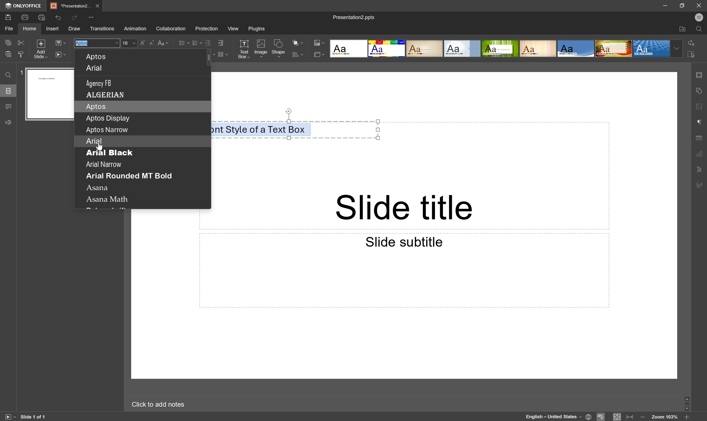  I want to click on Shape settings, so click(700, 91).